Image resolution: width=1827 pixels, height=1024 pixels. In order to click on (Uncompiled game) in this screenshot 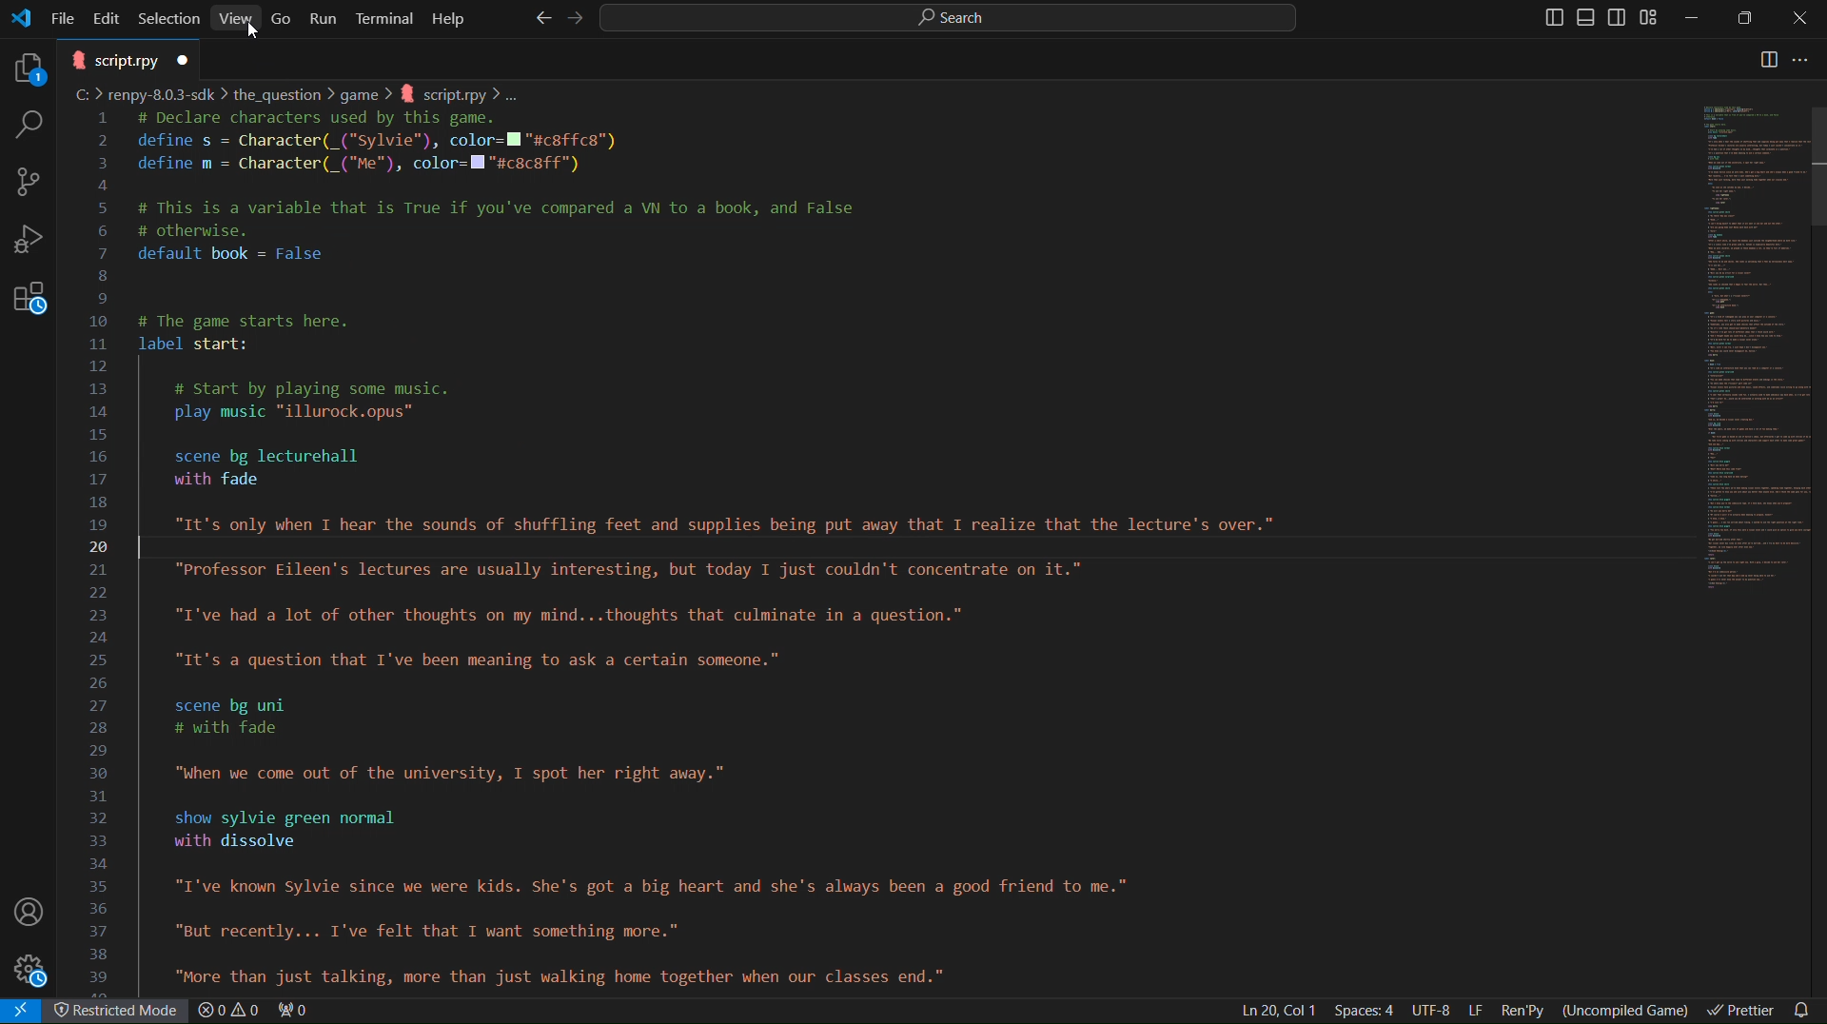, I will do `click(1629, 1008)`.